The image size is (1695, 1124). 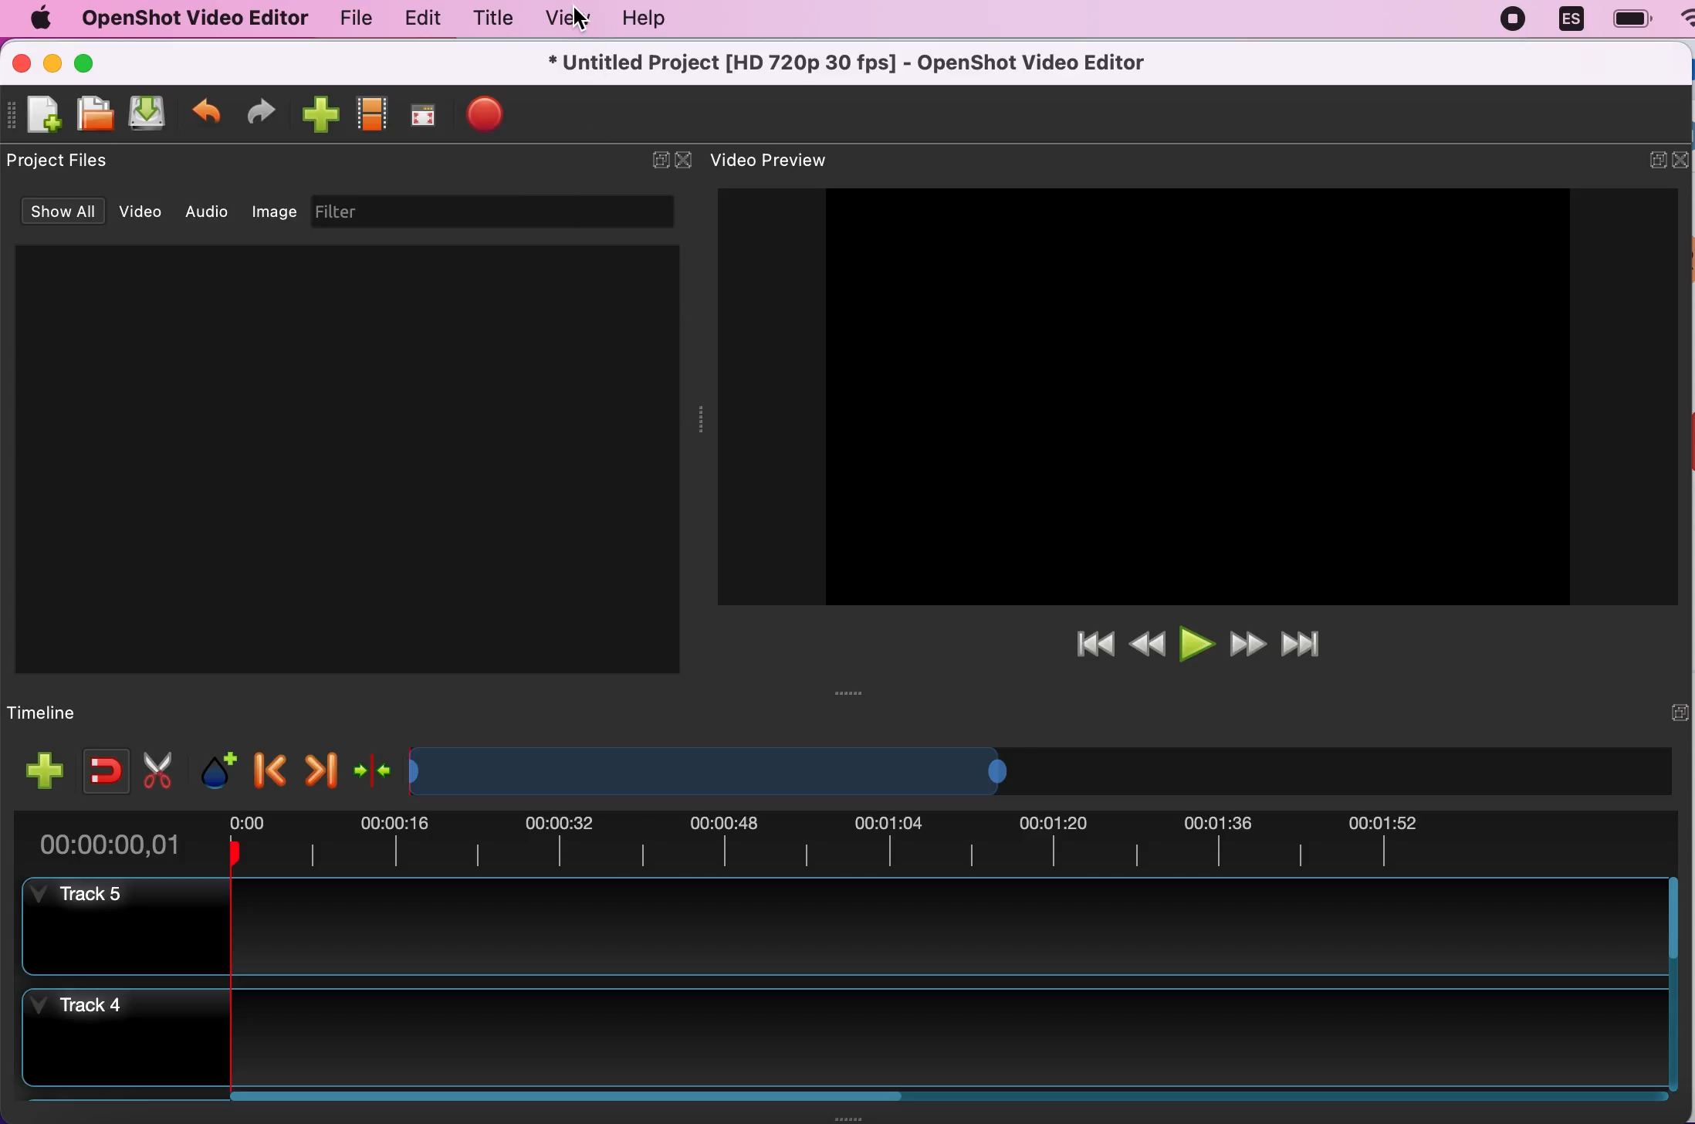 What do you see at coordinates (580, 21) in the screenshot?
I see `cursor` at bounding box center [580, 21].